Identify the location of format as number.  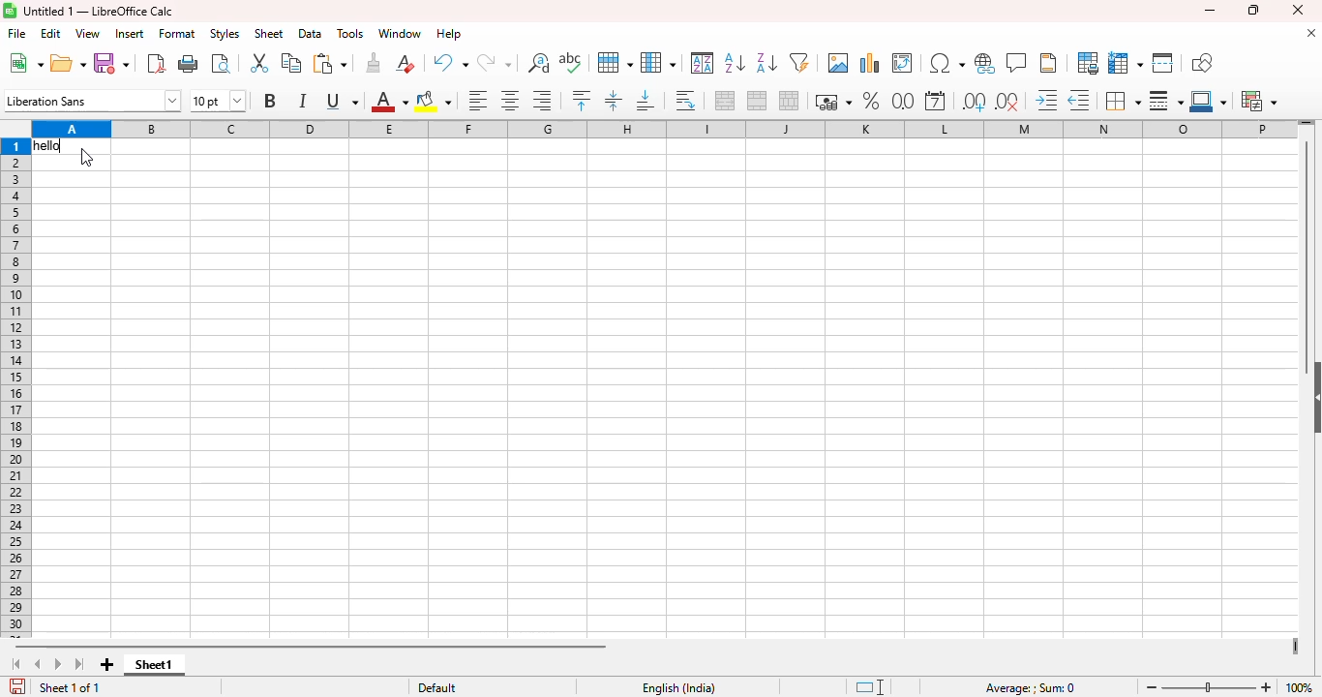
(904, 102).